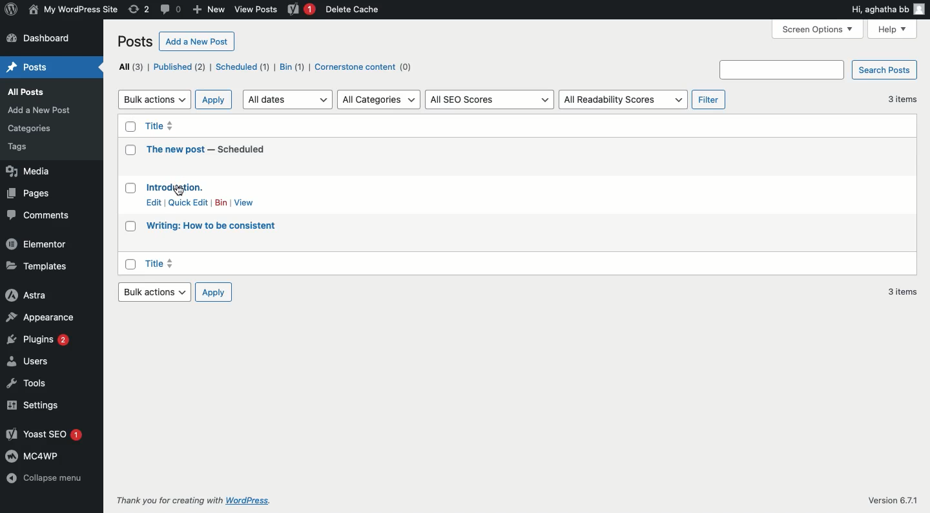 This screenshot has height=513, width=930. I want to click on Dashboard, so click(46, 37).